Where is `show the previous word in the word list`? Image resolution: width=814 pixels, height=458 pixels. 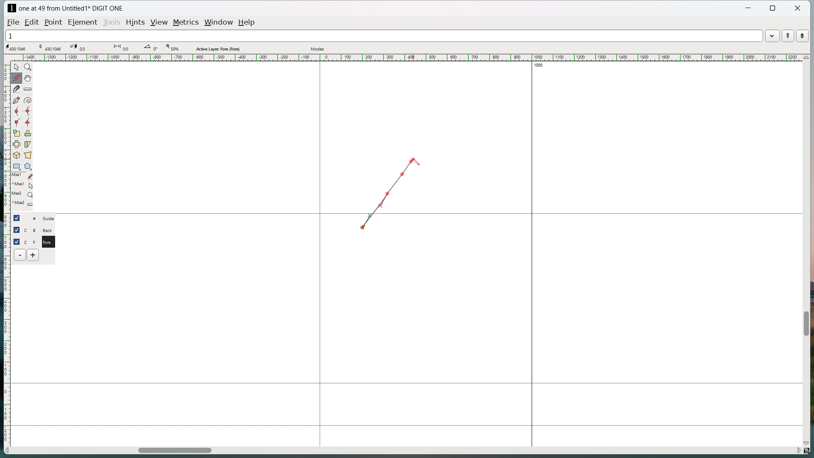
show the previous word in the word list is located at coordinates (788, 36).